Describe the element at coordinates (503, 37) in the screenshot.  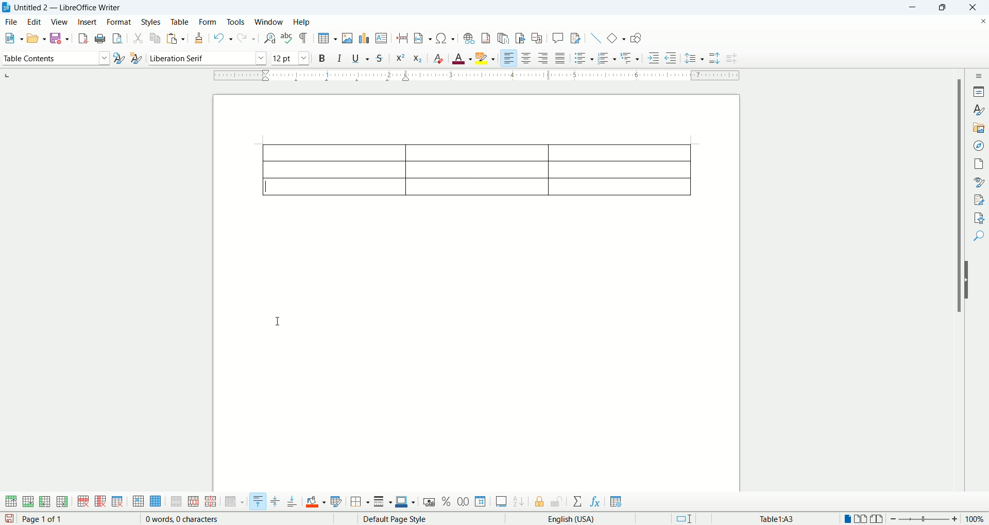
I see `insert endnote` at that location.